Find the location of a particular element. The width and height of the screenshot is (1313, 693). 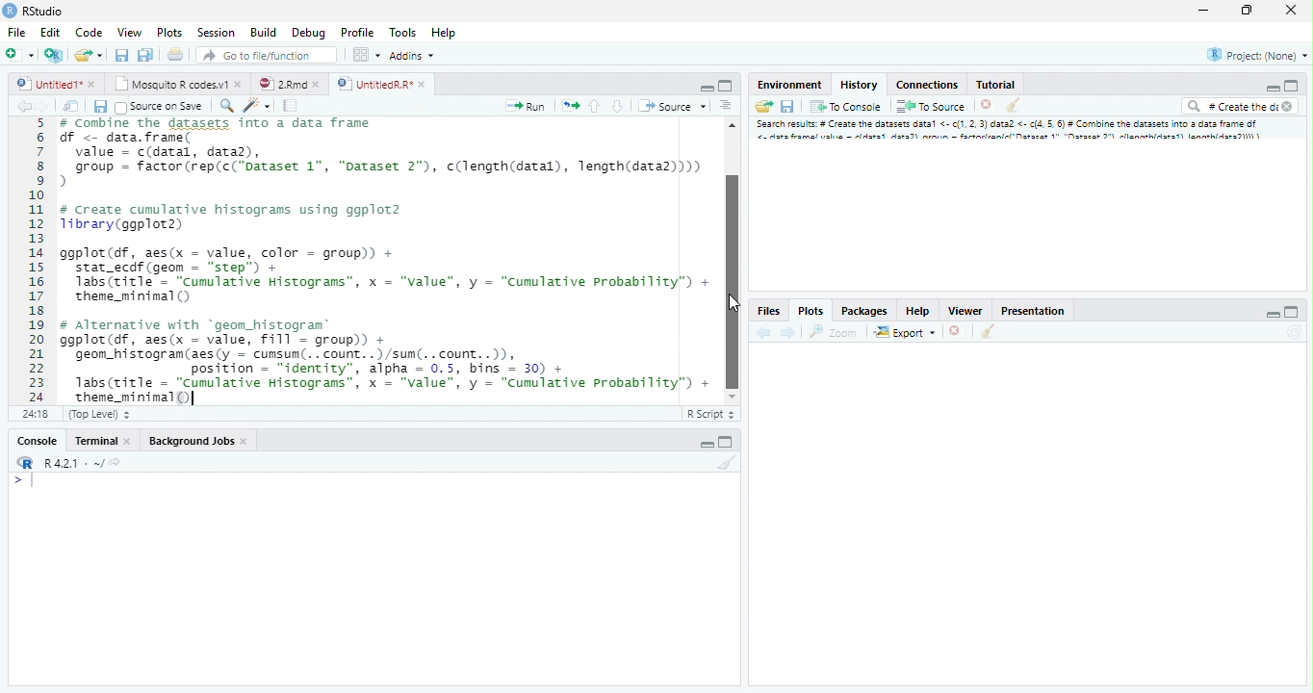

R.4.2.1 is located at coordinates (63, 463).